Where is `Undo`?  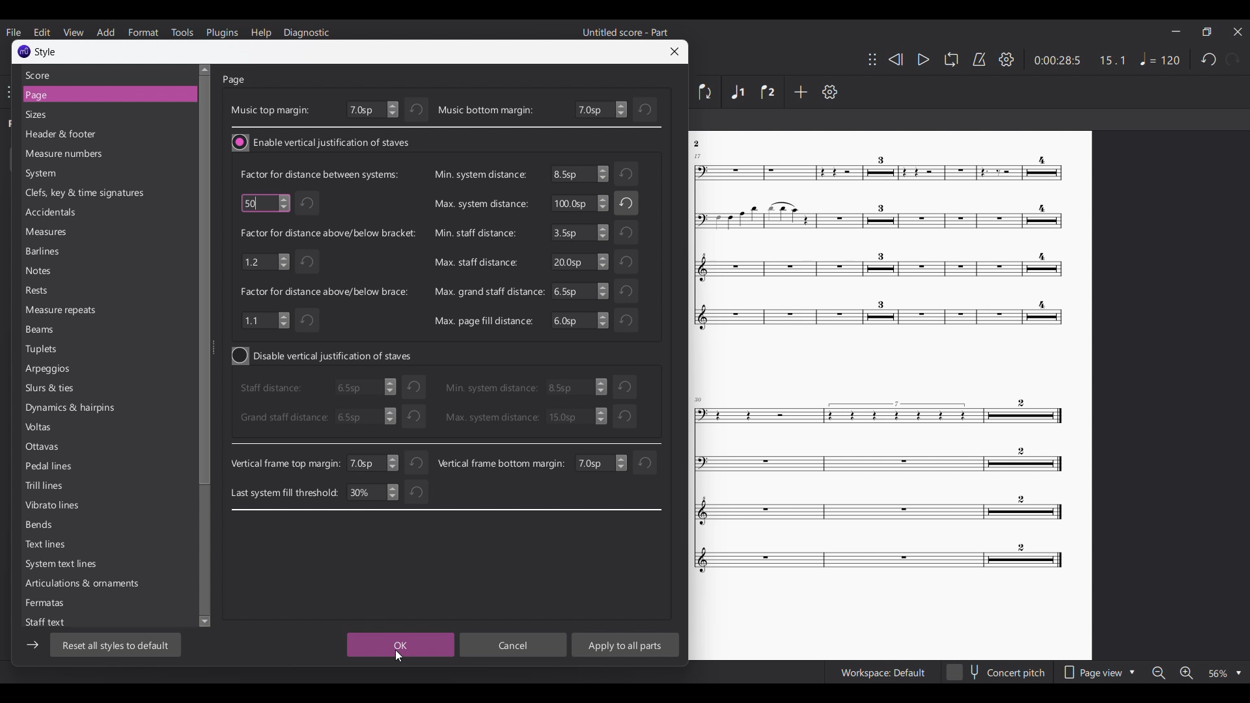 Undo is located at coordinates (628, 203).